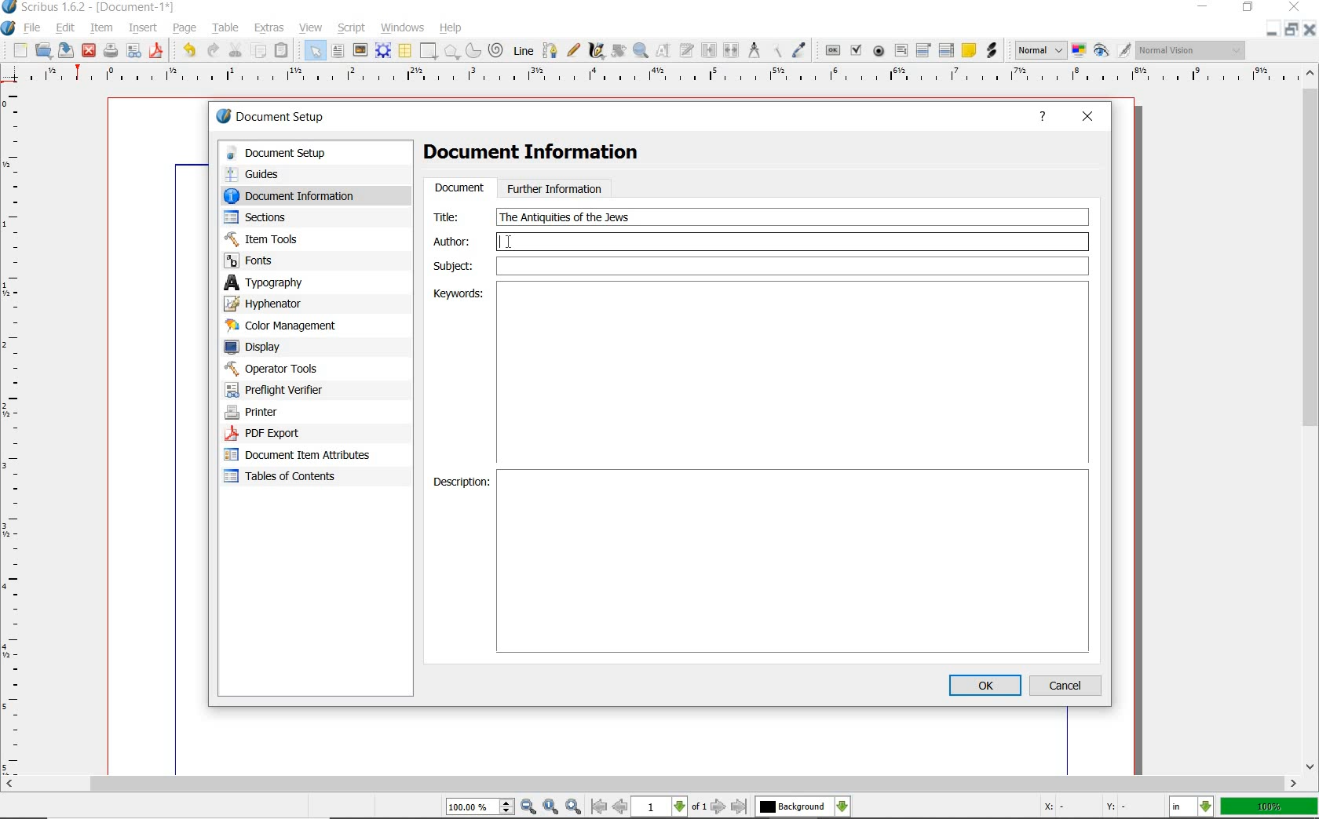  I want to click on cancel, so click(1068, 685).